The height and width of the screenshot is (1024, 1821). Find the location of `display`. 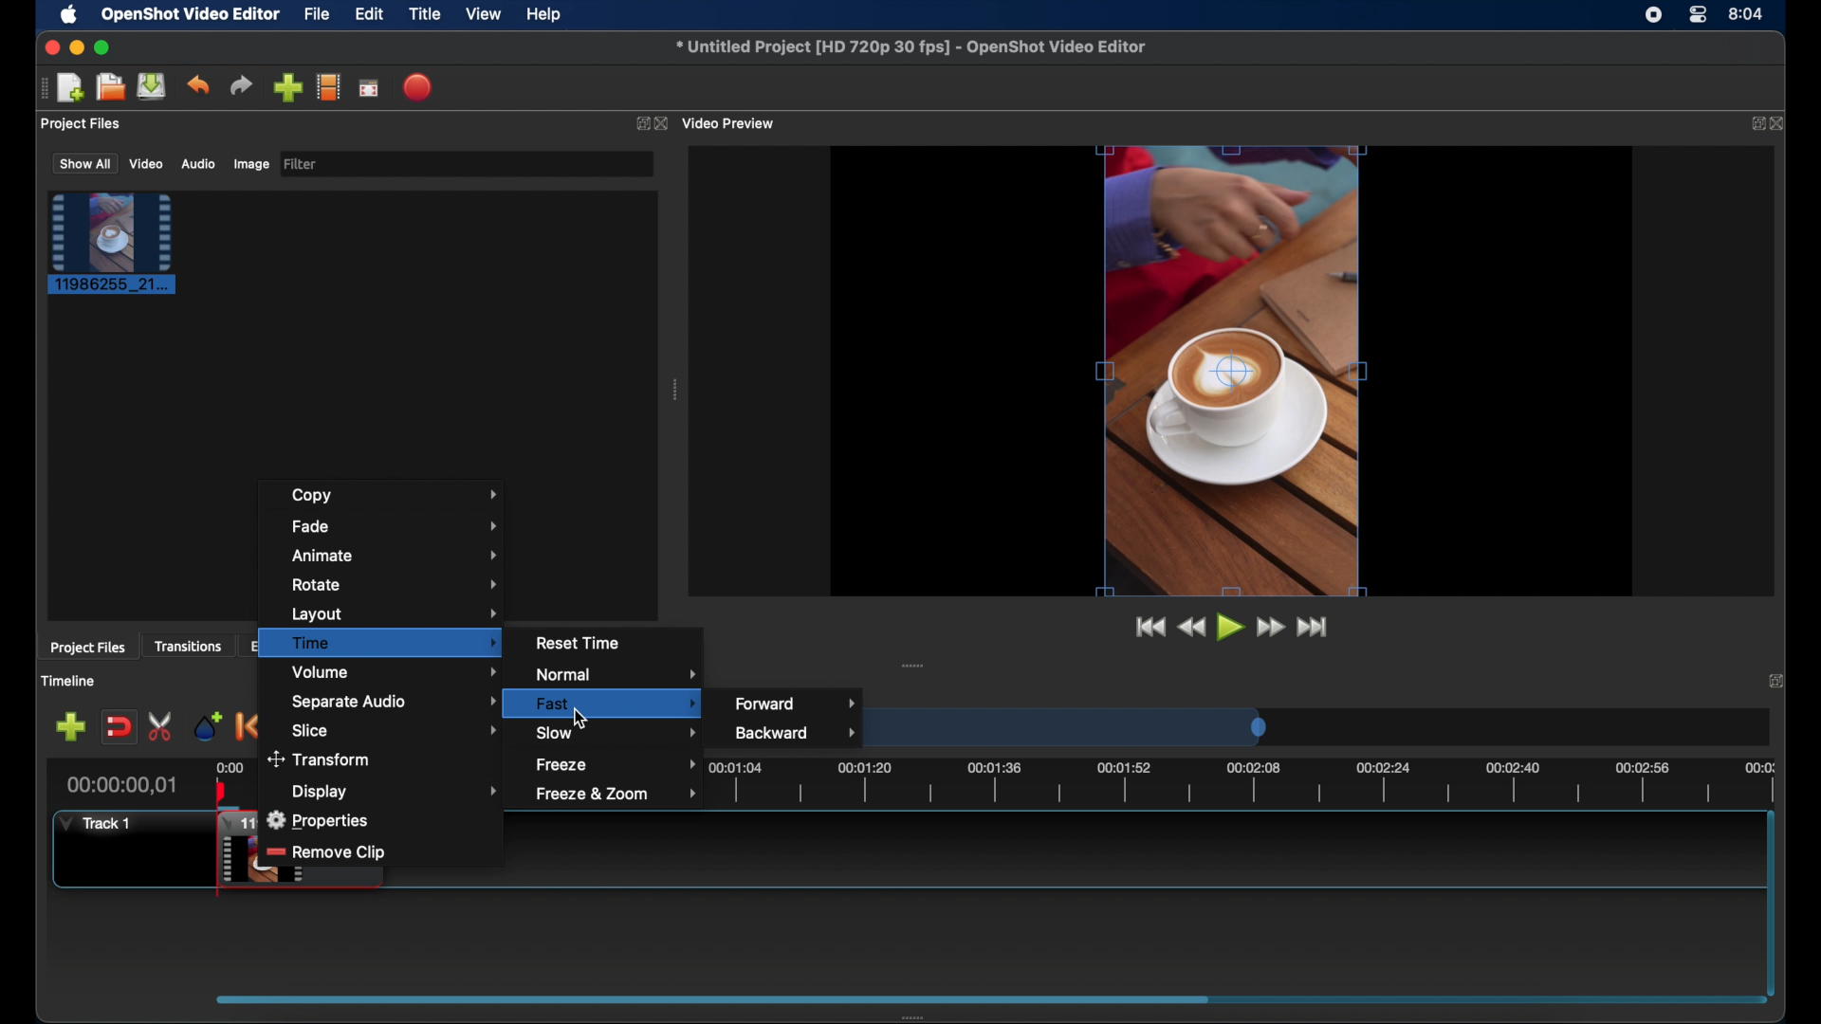

display is located at coordinates (398, 791).